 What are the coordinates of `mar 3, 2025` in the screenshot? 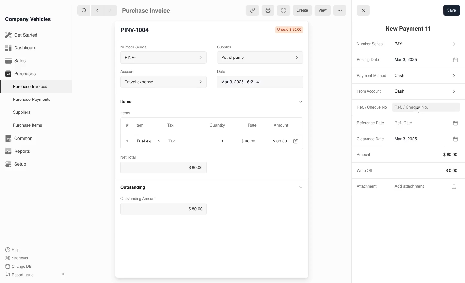 It's located at (419, 59).